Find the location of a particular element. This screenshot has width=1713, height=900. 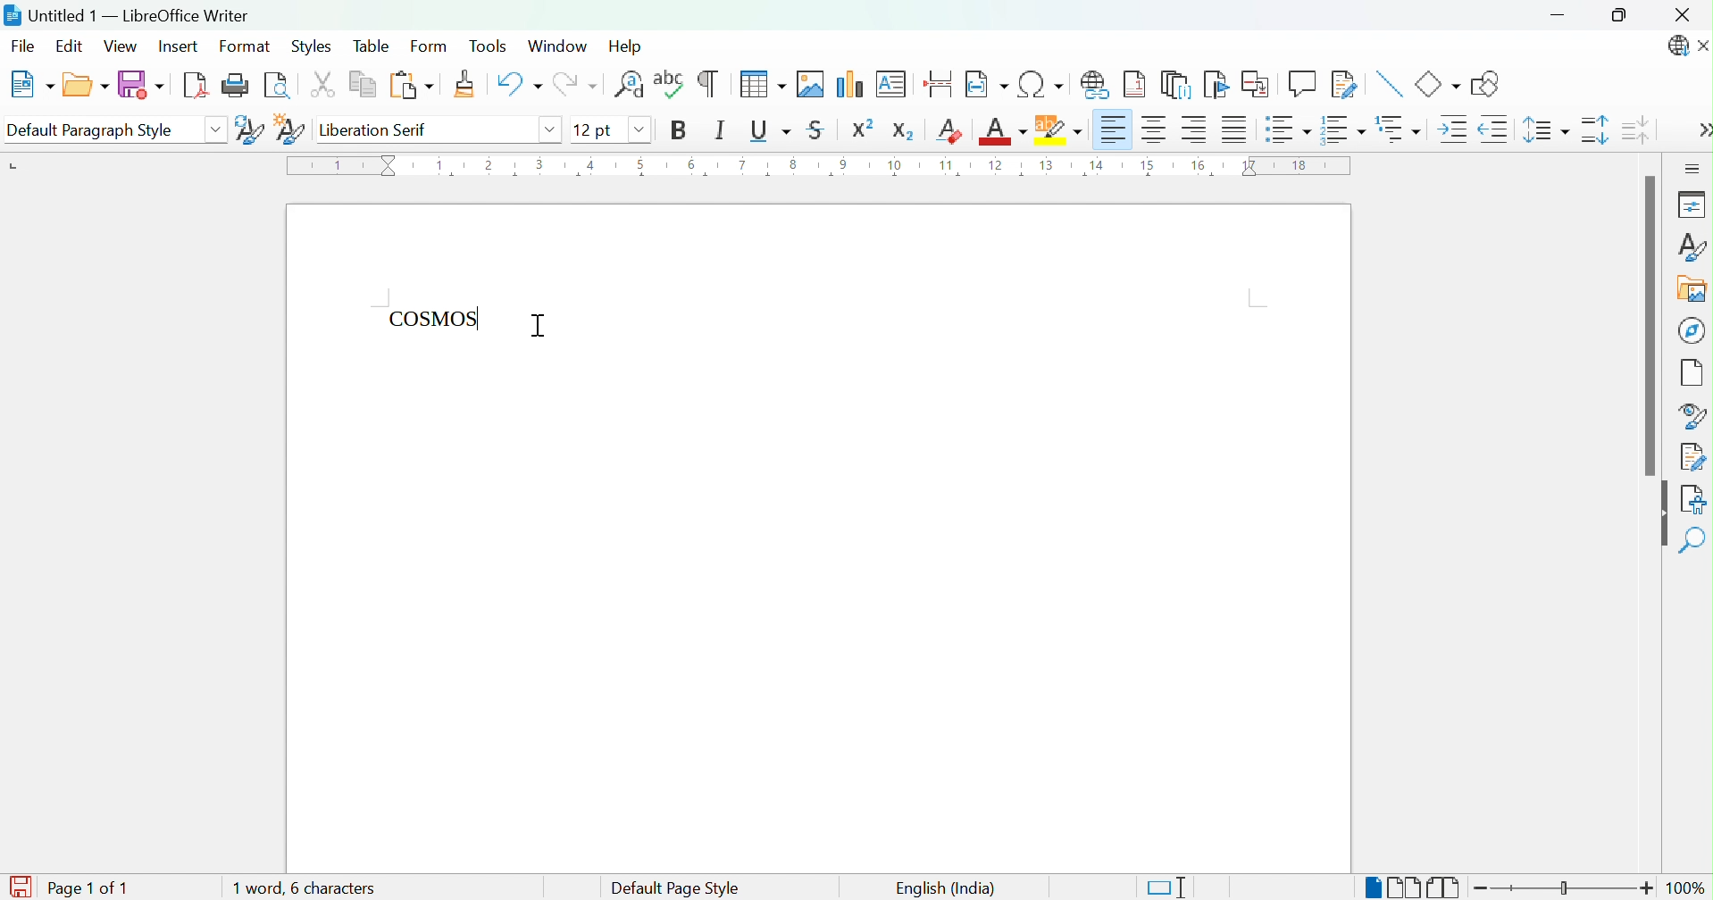

Insert Comment is located at coordinates (1301, 84).